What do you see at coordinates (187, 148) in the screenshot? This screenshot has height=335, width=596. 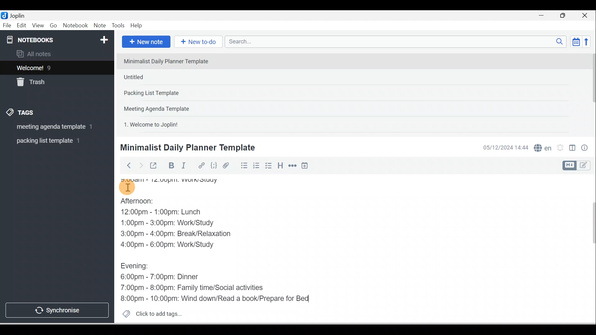 I see `Minimalist Daily Planner Template` at bounding box center [187, 148].